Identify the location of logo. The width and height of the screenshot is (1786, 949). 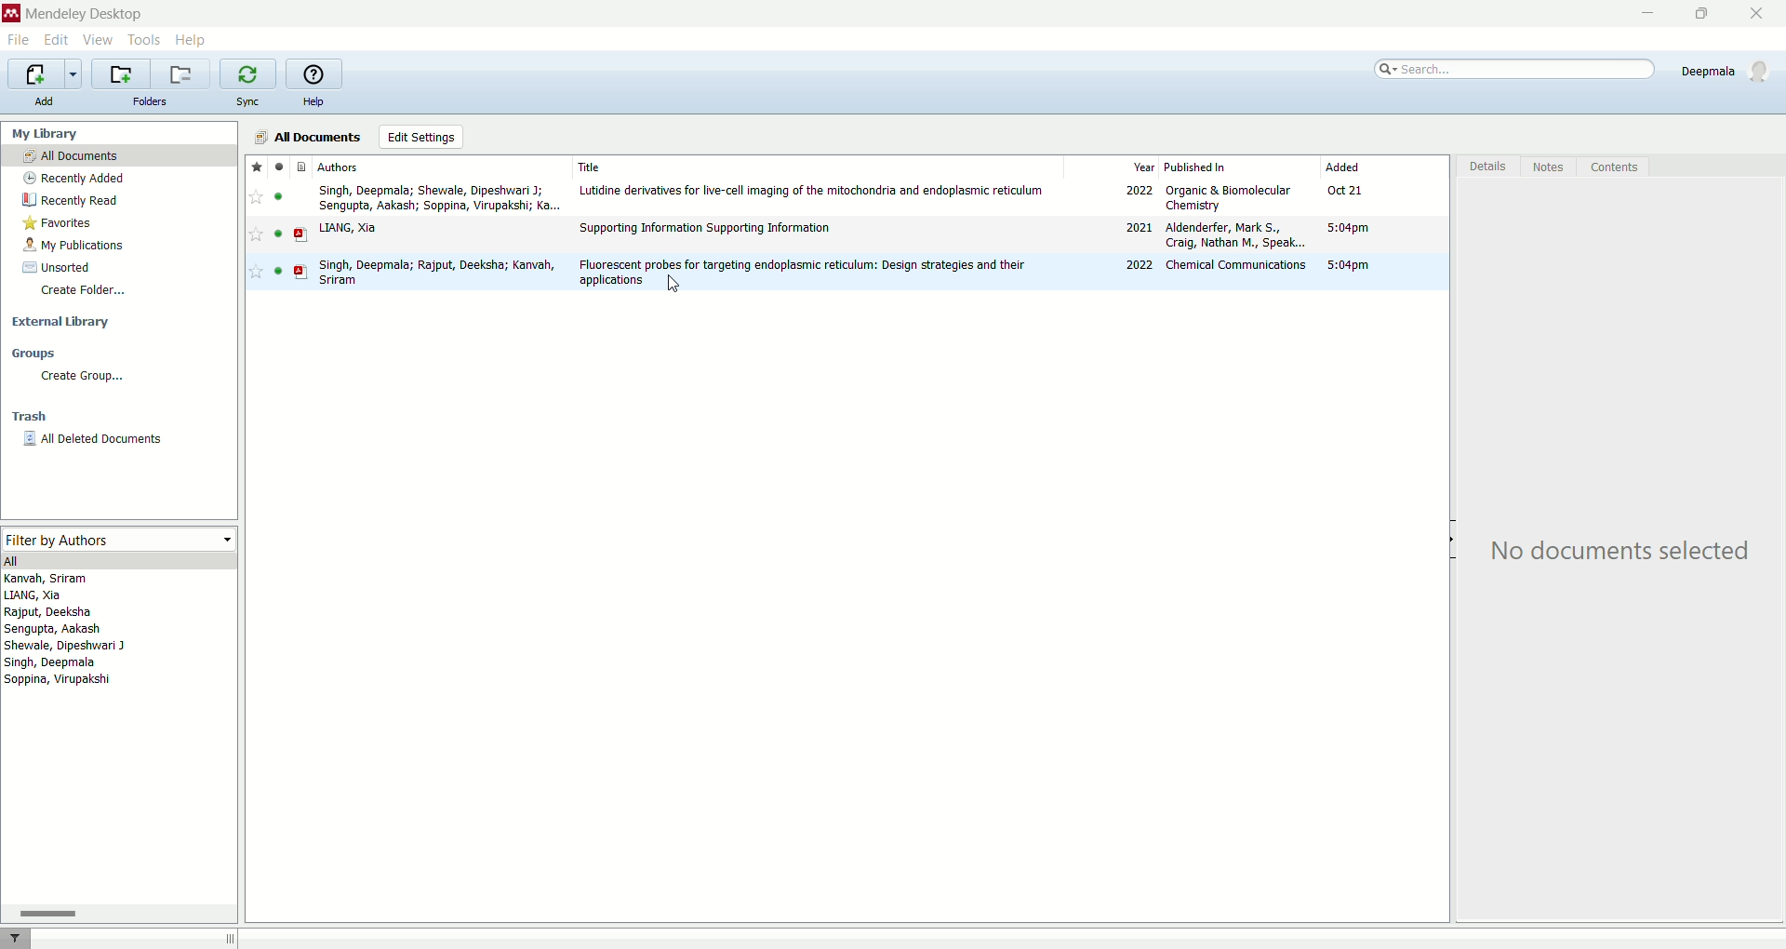
(11, 12).